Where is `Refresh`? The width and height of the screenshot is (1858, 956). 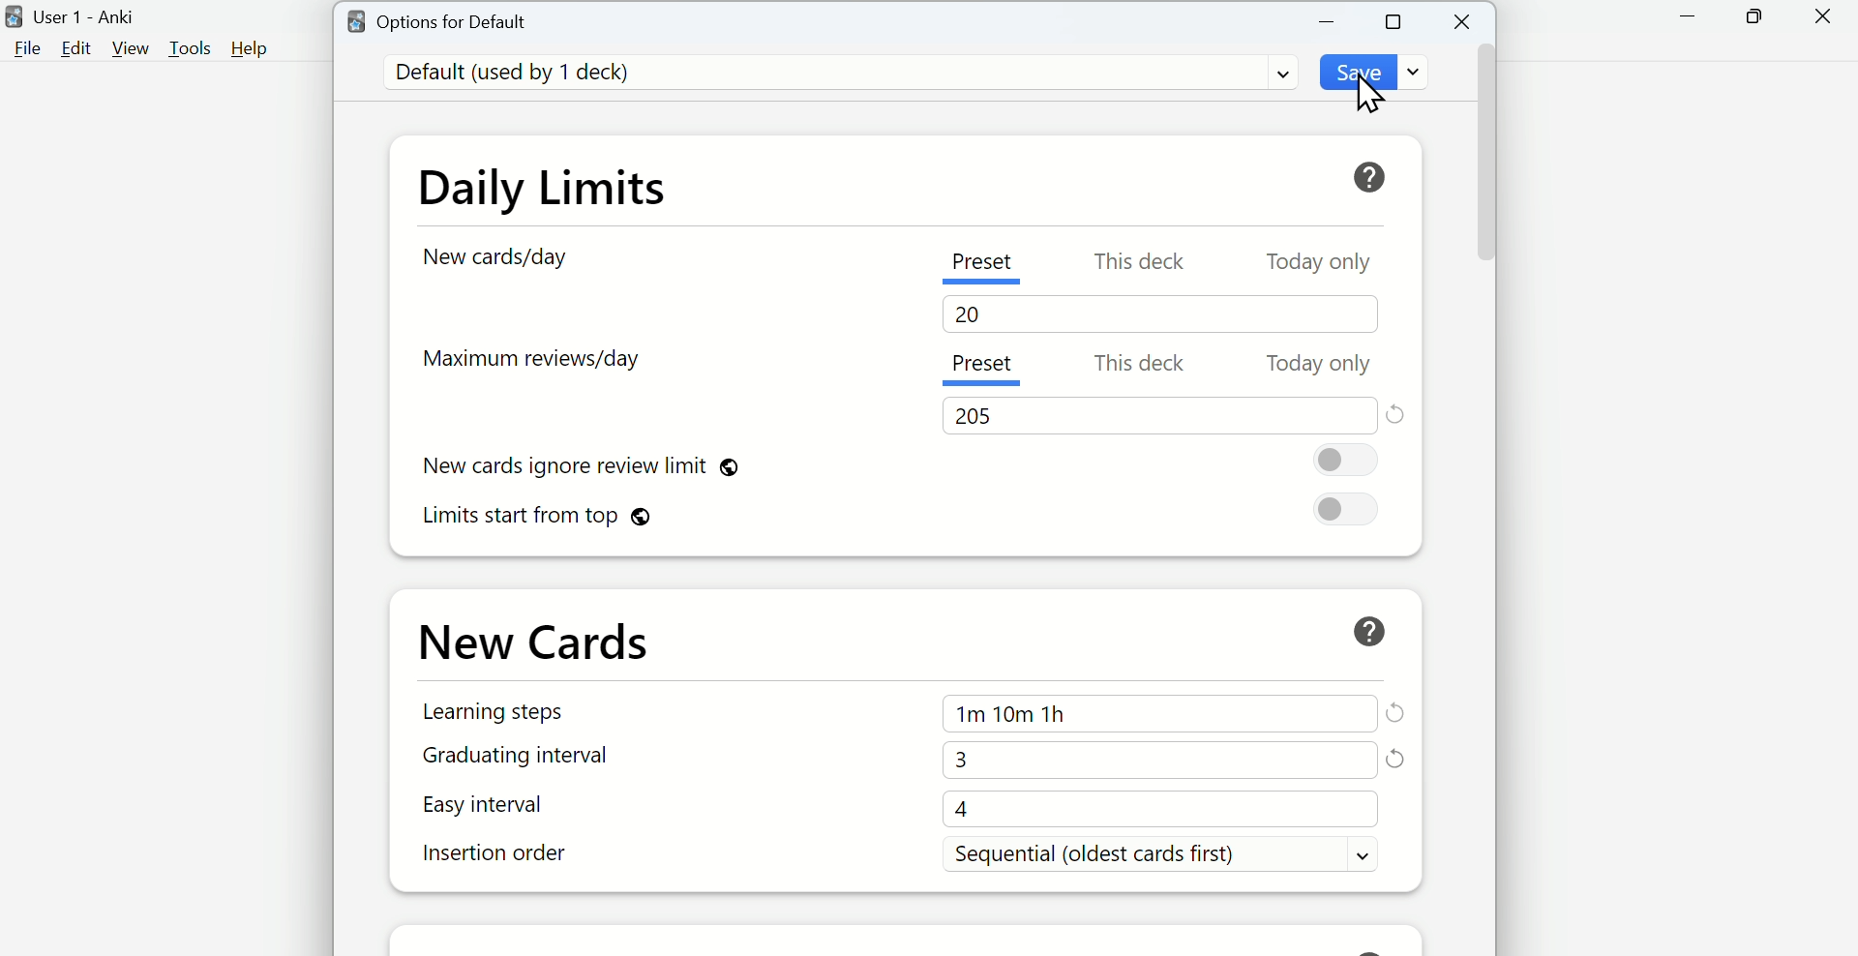 Refresh is located at coordinates (1384, 758).